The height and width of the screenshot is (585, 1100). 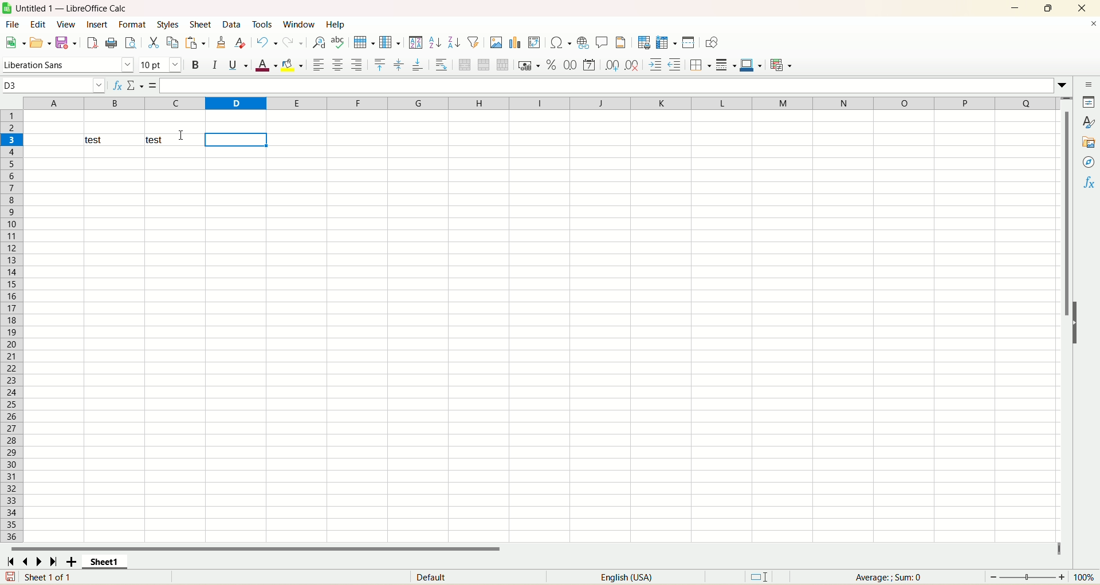 What do you see at coordinates (7, 8) in the screenshot?
I see `Software logo` at bounding box center [7, 8].